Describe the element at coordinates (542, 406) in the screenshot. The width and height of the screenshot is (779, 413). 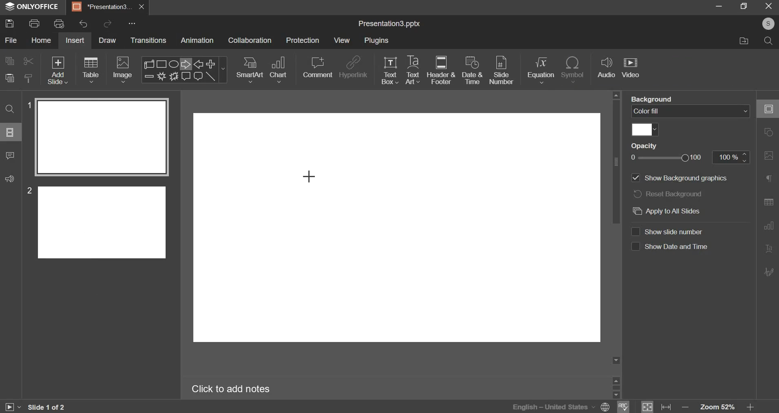
I see `language` at that location.